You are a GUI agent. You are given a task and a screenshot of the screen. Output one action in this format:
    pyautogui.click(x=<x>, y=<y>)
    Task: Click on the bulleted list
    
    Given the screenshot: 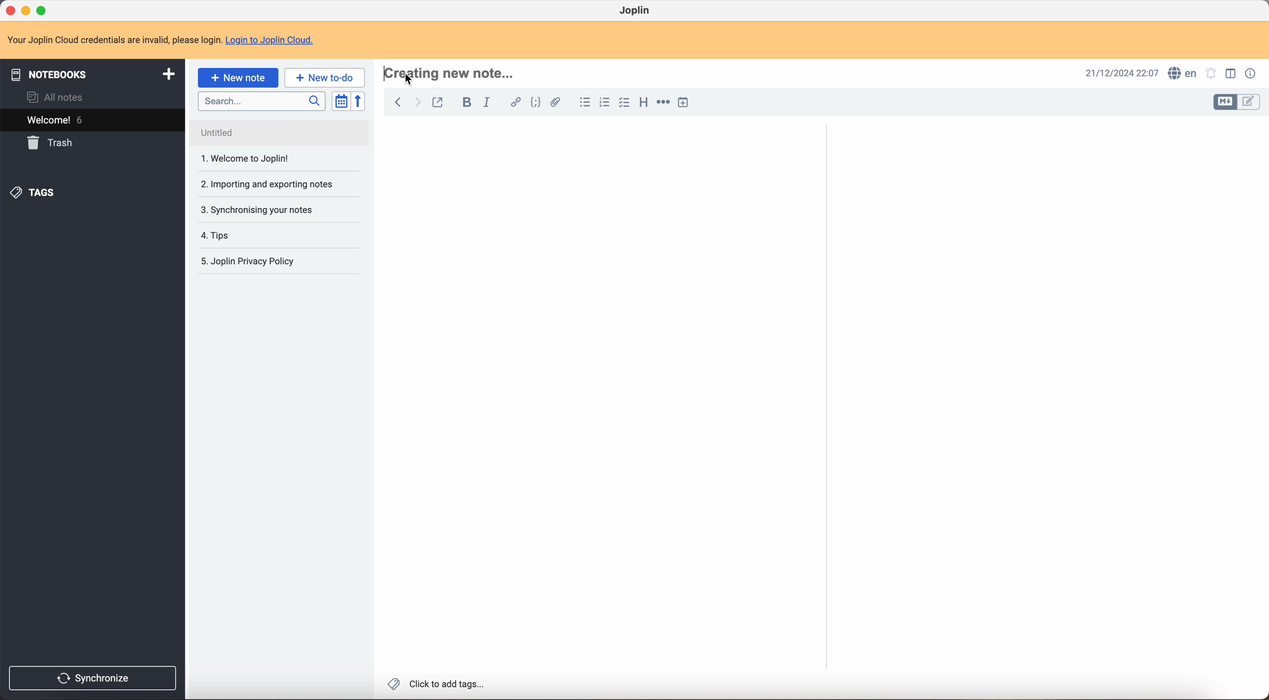 What is the action you would take?
    pyautogui.click(x=584, y=102)
    